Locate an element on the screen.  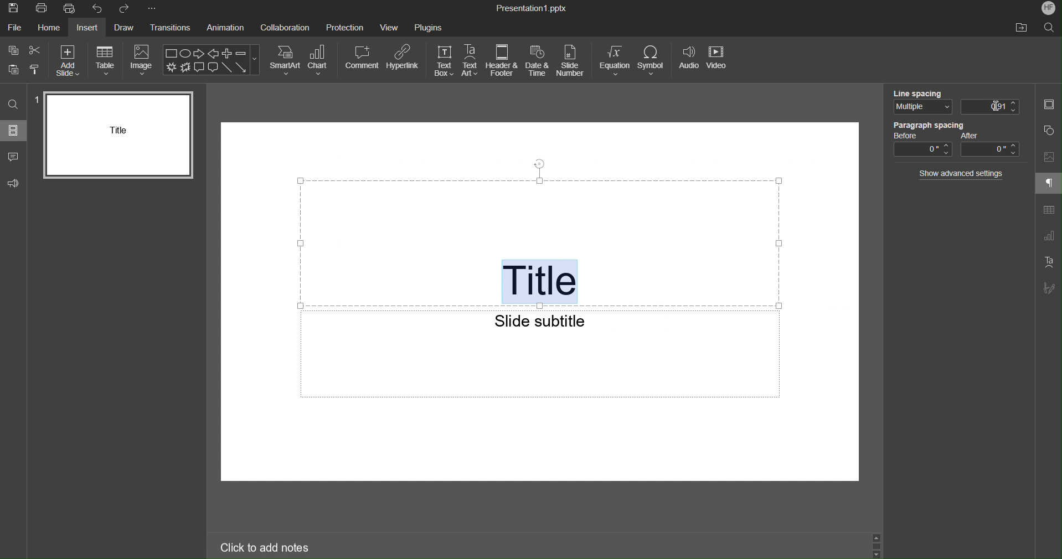
Graph Setting is located at coordinates (1049, 236).